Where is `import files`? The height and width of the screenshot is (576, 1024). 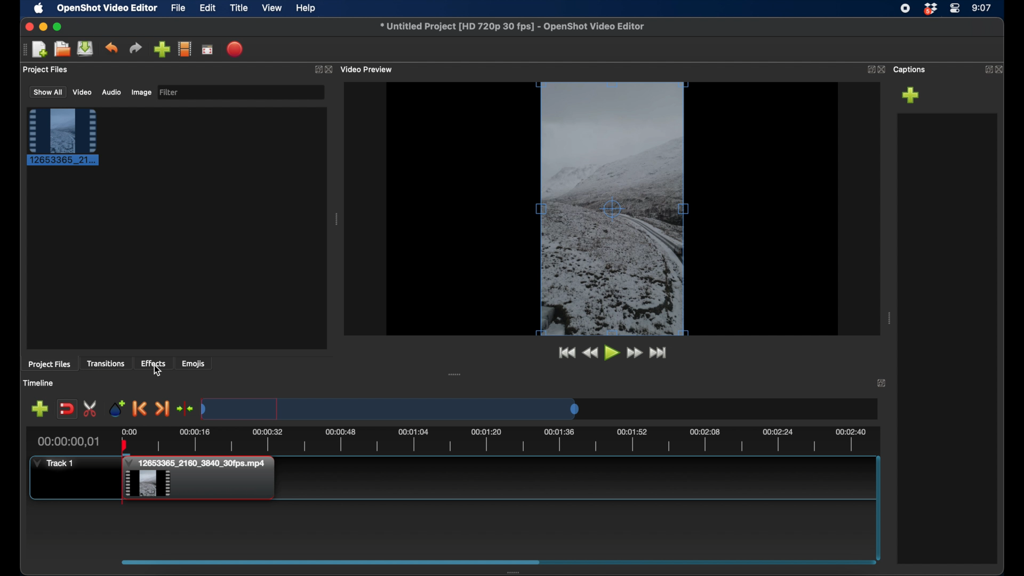 import files is located at coordinates (162, 49).